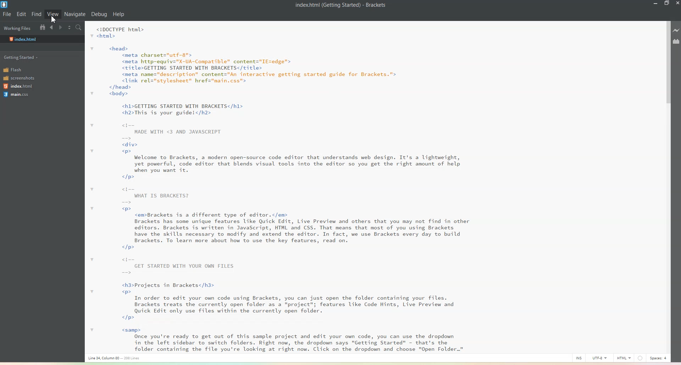 The image size is (681, 365). I want to click on Help, so click(118, 15).